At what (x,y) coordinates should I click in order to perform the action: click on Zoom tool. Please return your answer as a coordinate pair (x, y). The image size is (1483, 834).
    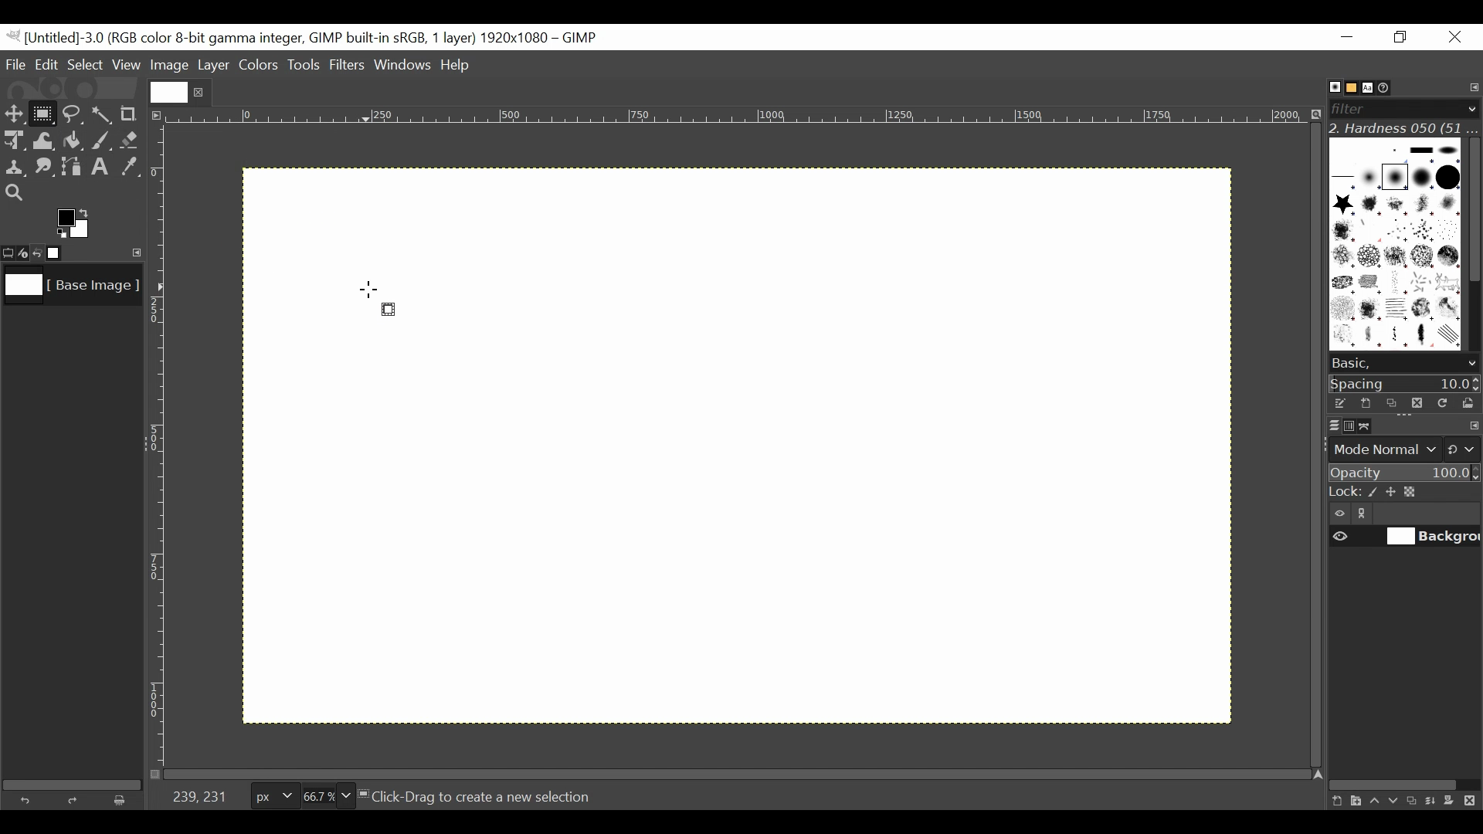
    Looking at the image, I should click on (14, 192).